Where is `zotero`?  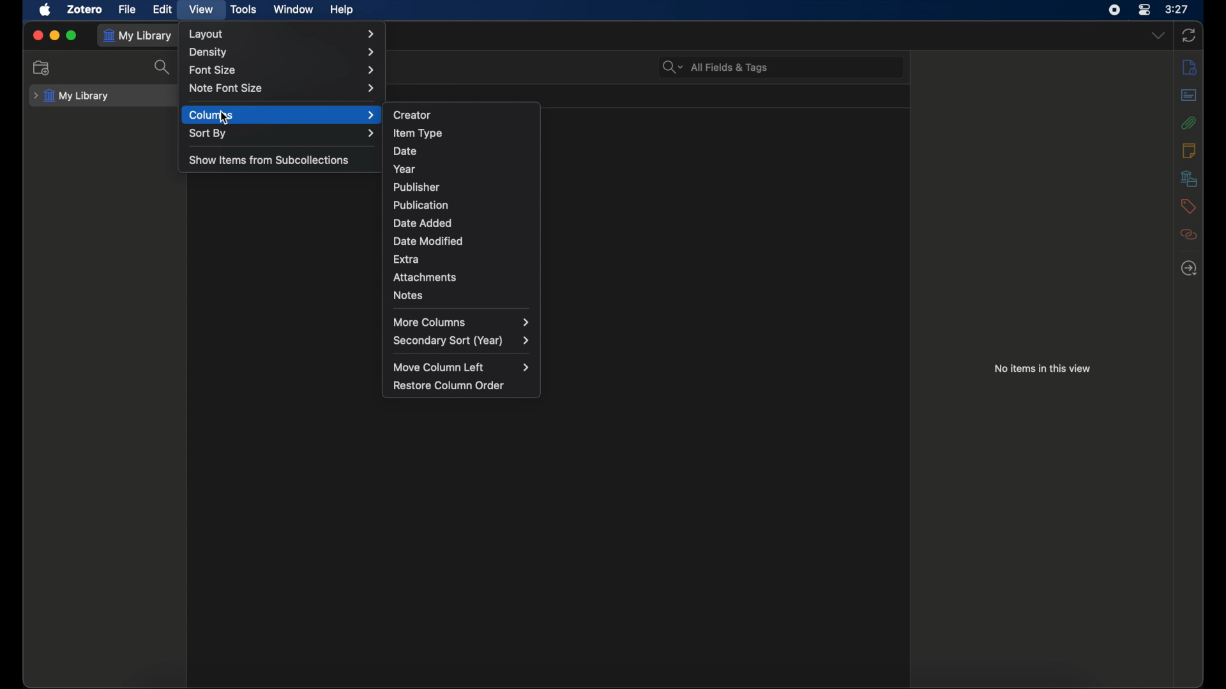 zotero is located at coordinates (84, 10).